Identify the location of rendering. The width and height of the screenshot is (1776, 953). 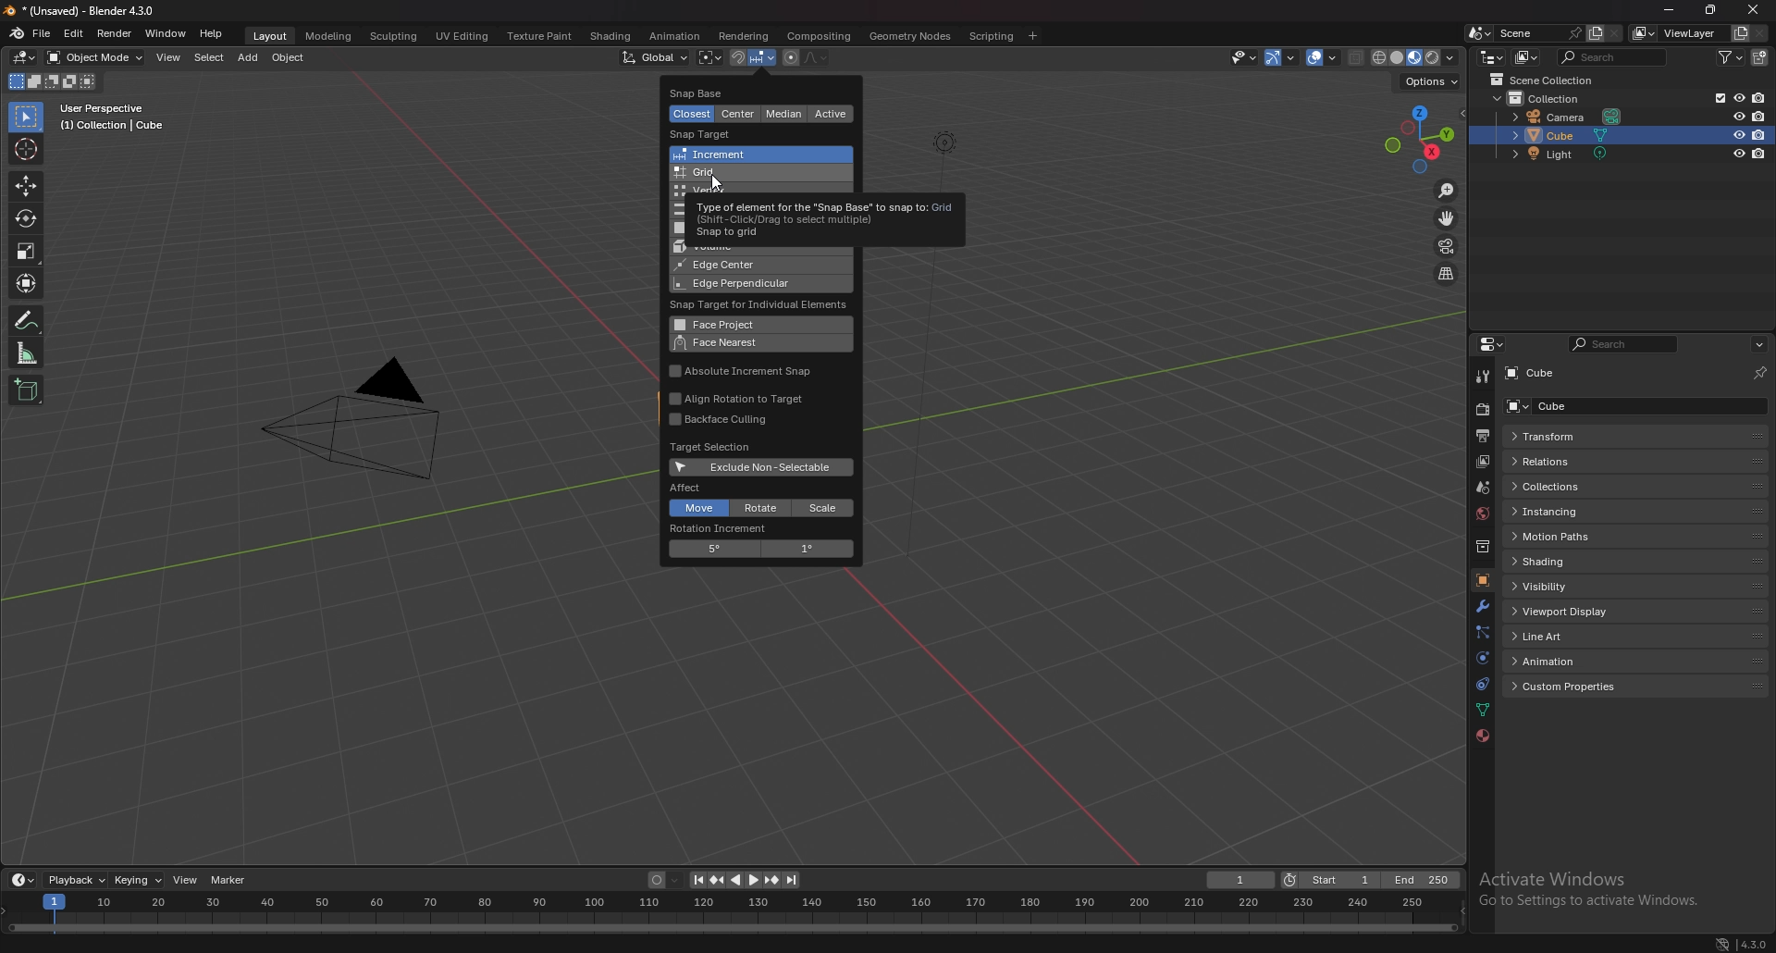
(745, 36).